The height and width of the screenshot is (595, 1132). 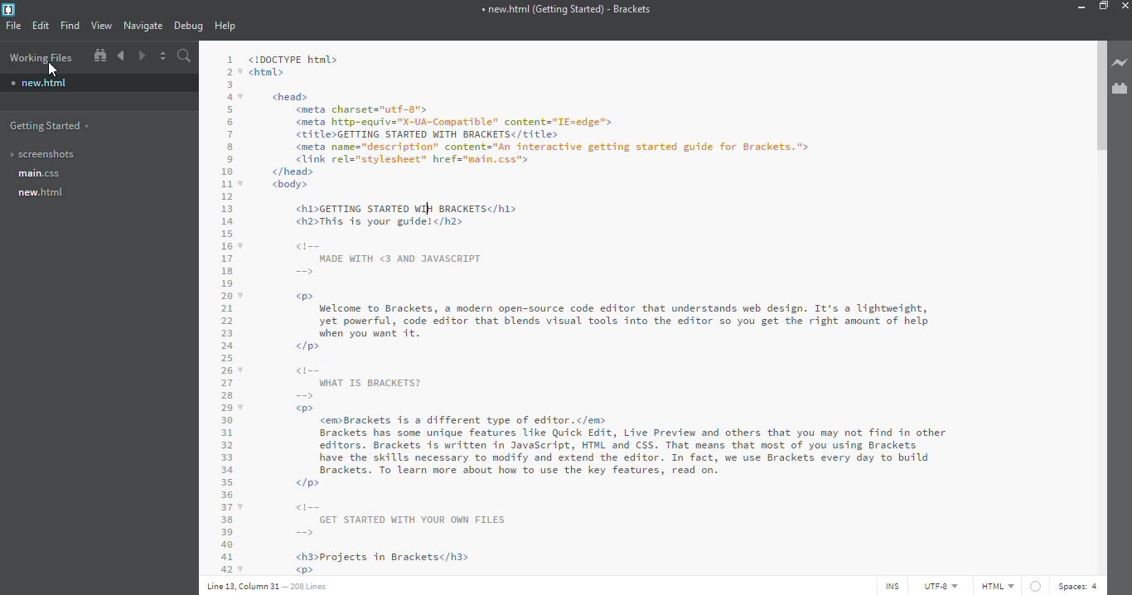 What do you see at coordinates (101, 26) in the screenshot?
I see `view` at bounding box center [101, 26].